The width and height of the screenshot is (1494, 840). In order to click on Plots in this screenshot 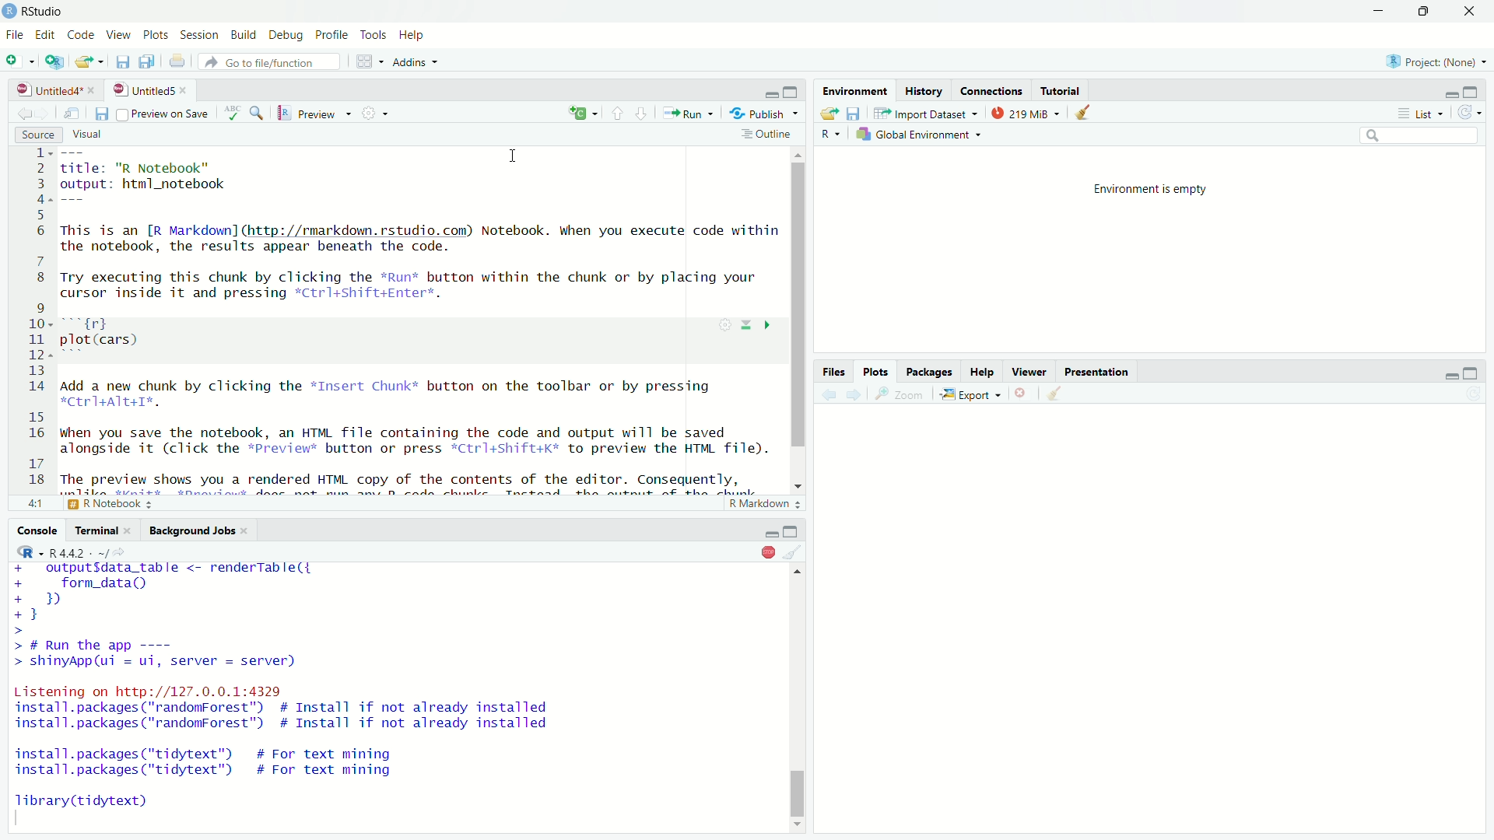, I will do `click(156, 35)`.